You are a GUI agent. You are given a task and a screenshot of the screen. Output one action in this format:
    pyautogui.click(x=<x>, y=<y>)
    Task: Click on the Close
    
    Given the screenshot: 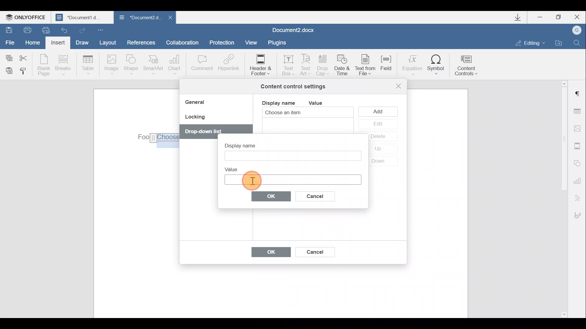 What is the action you would take?
    pyautogui.click(x=170, y=19)
    